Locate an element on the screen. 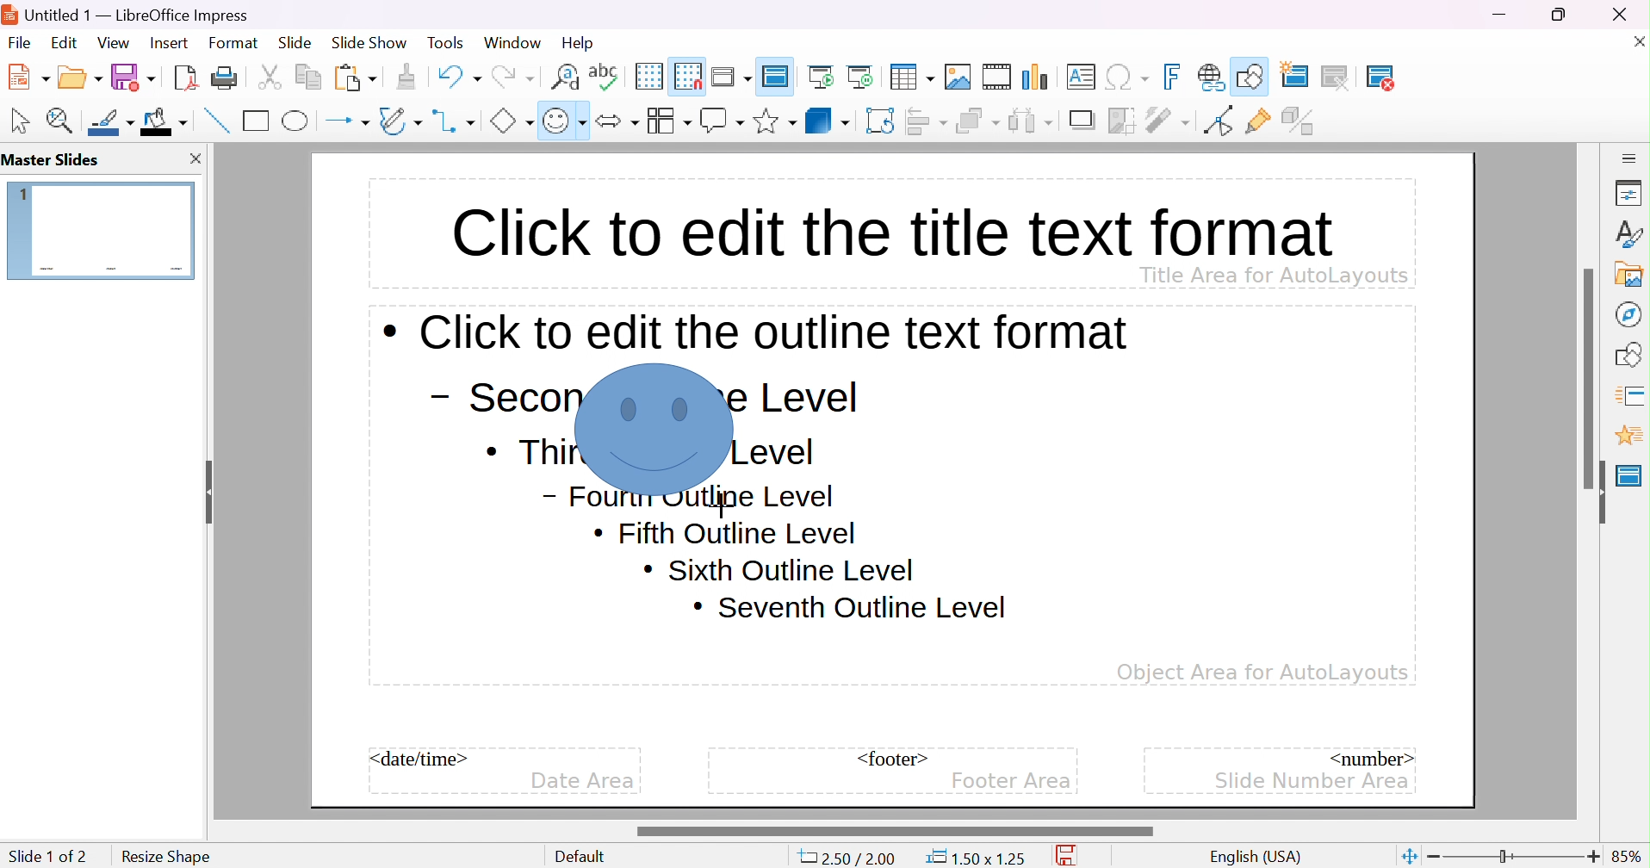 This screenshot has width=1650, height=868. untitled 1 - LibreOffice Impress is located at coordinates (131, 13).